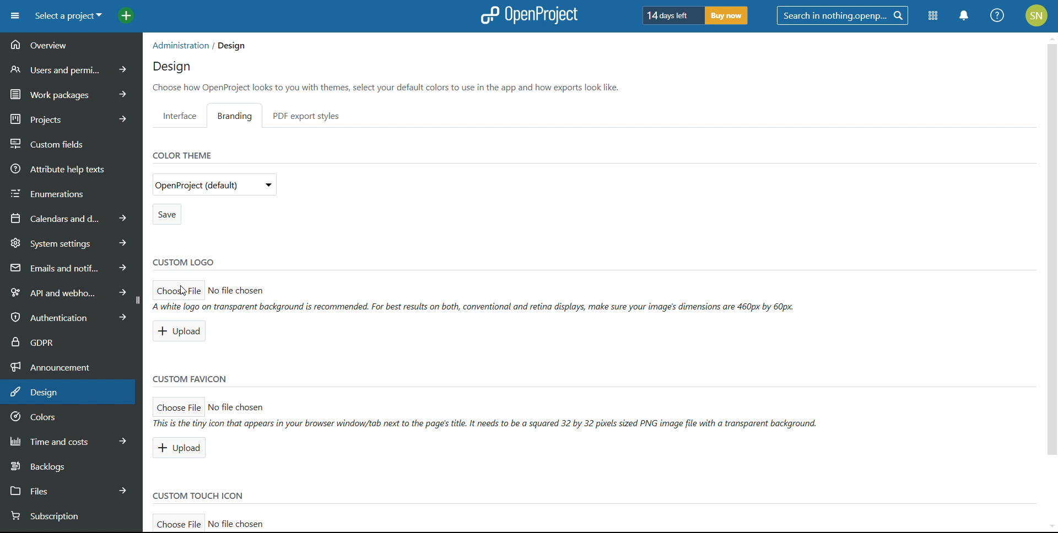 The height and width of the screenshot is (533, 1058). What do you see at coordinates (183, 261) in the screenshot?
I see `custom logo` at bounding box center [183, 261].